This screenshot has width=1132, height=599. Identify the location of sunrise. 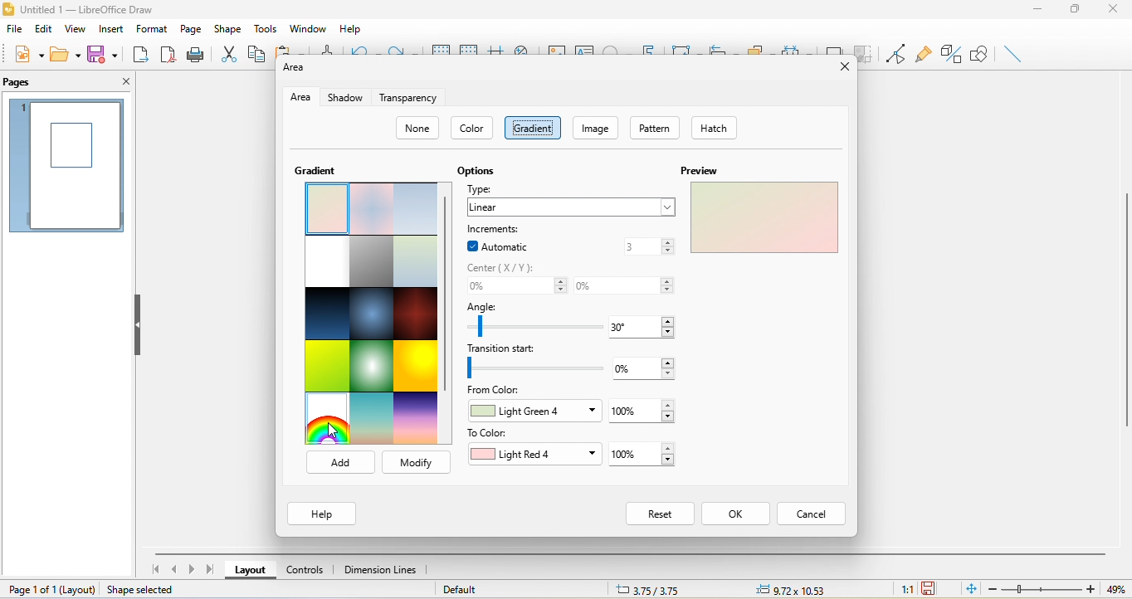
(373, 421).